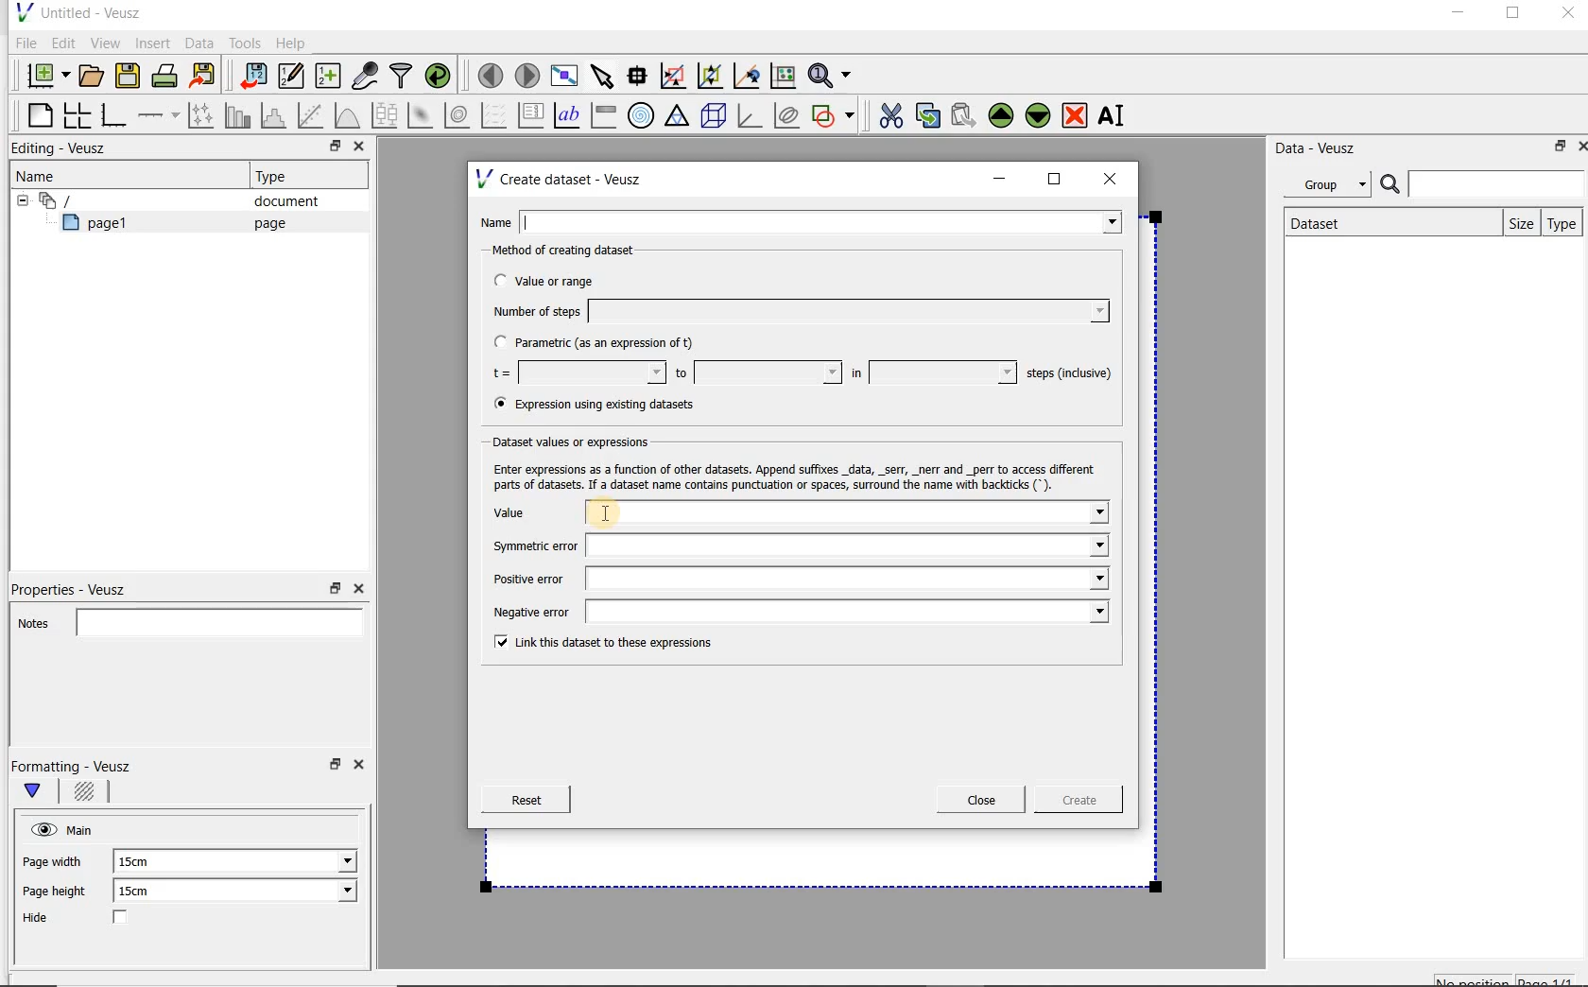 The width and height of the screenshot is (1588, 987). I want to click on Main, so click(83, 828).